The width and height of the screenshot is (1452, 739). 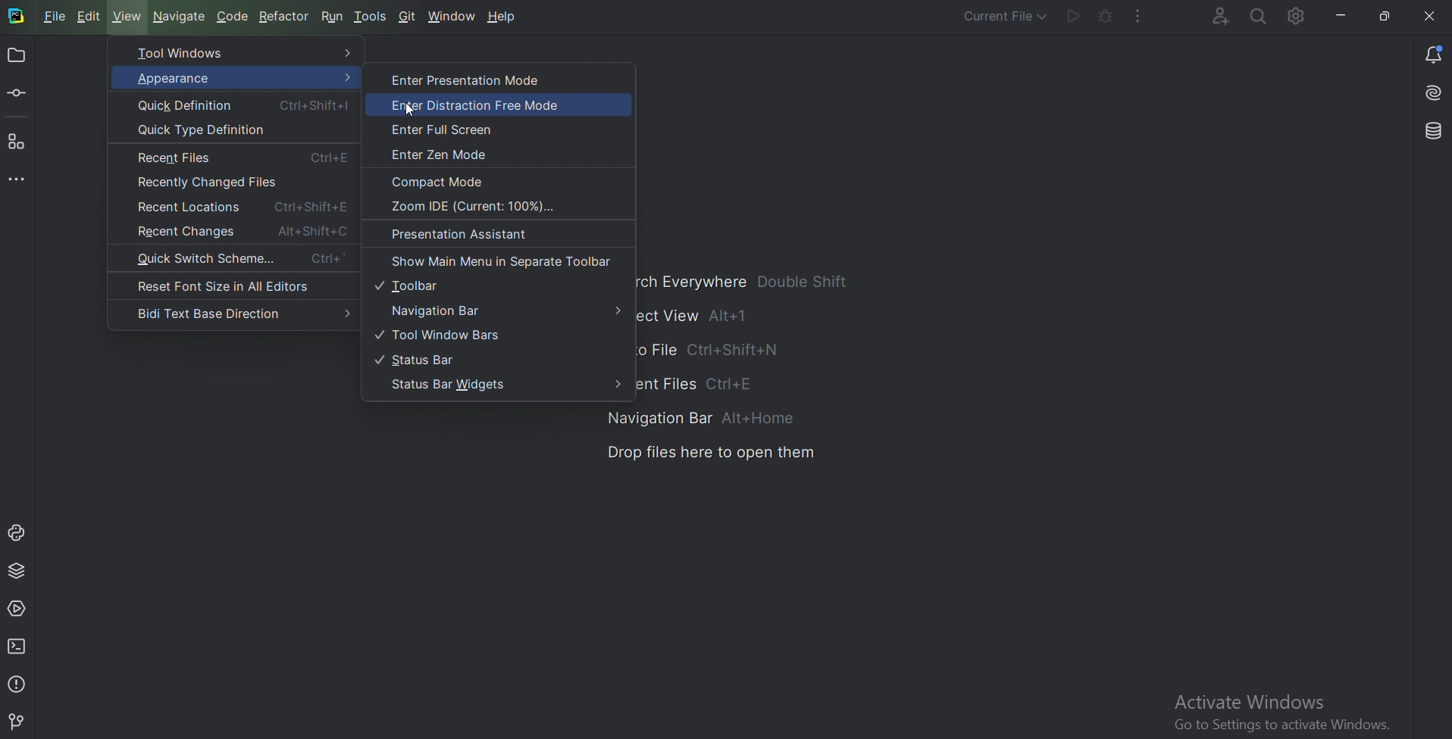 What do you see at coordinates (1072, 17) in the screenshot?
I see `Run` at bounding box center [1072, 17].